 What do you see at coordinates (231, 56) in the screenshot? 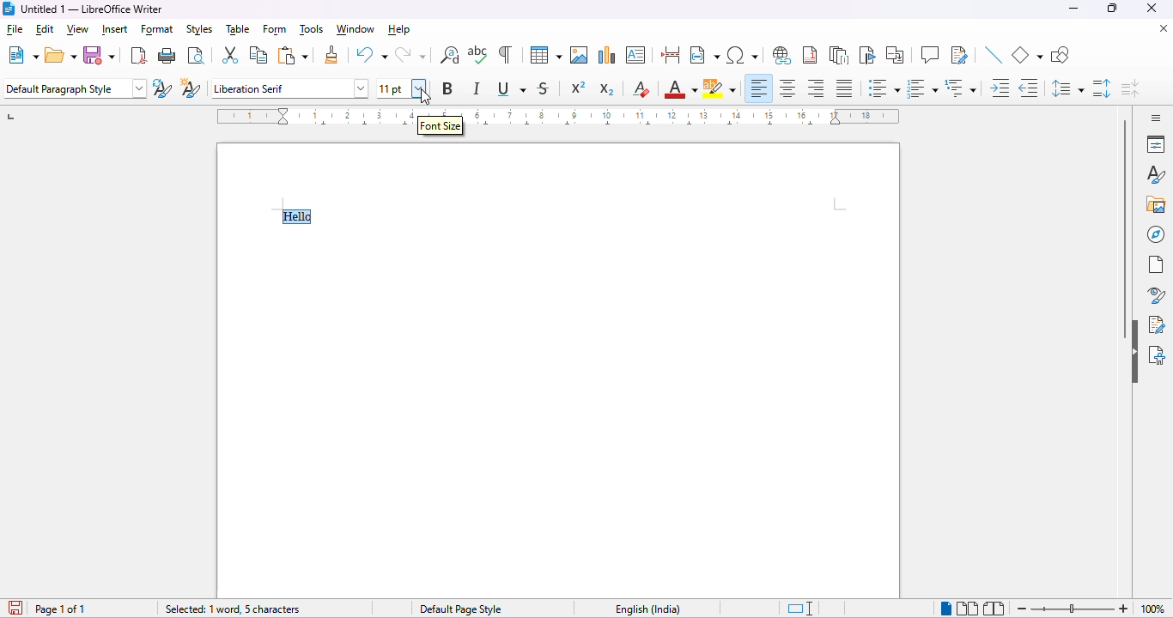
I see `cut` at bounding box center [231, 56].